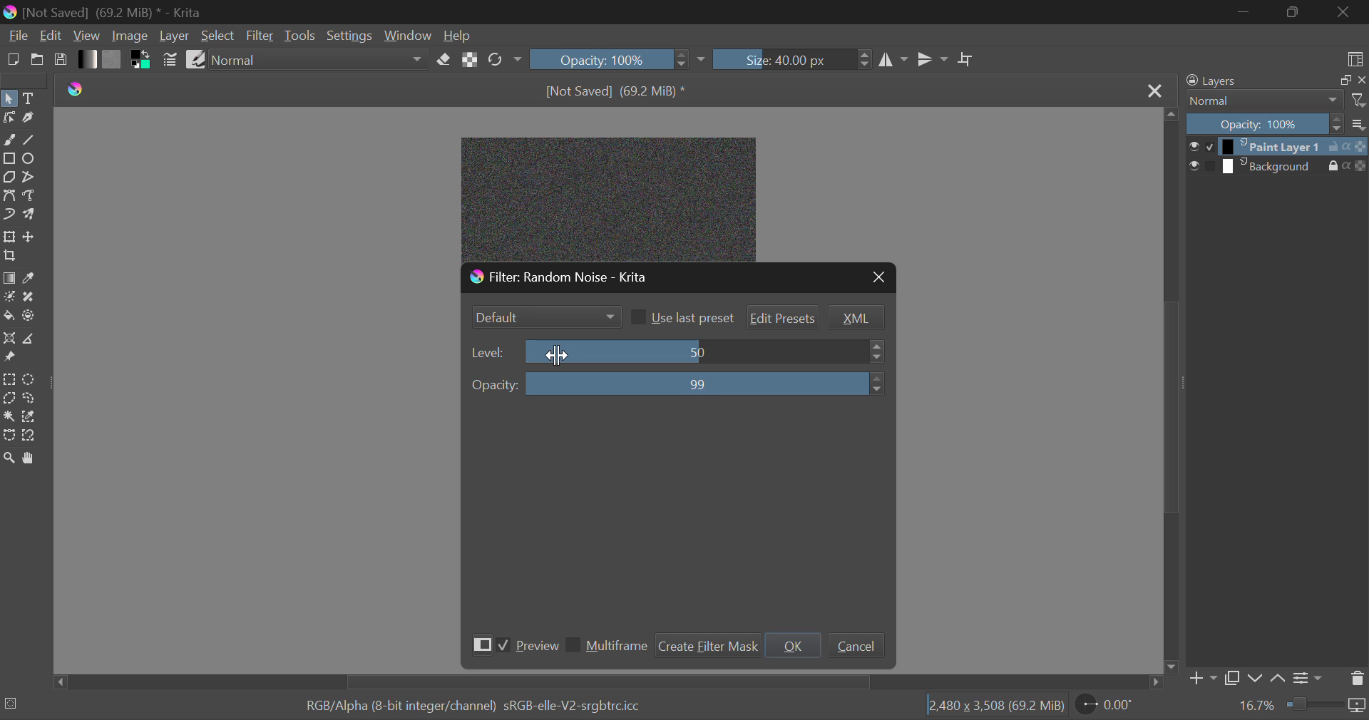 This screenshot has width=1369, height=720. What do you see at coordinates (29, 197) in the screenshot?
I see `Freehand Path Tool` at bounding box center [29, 197].